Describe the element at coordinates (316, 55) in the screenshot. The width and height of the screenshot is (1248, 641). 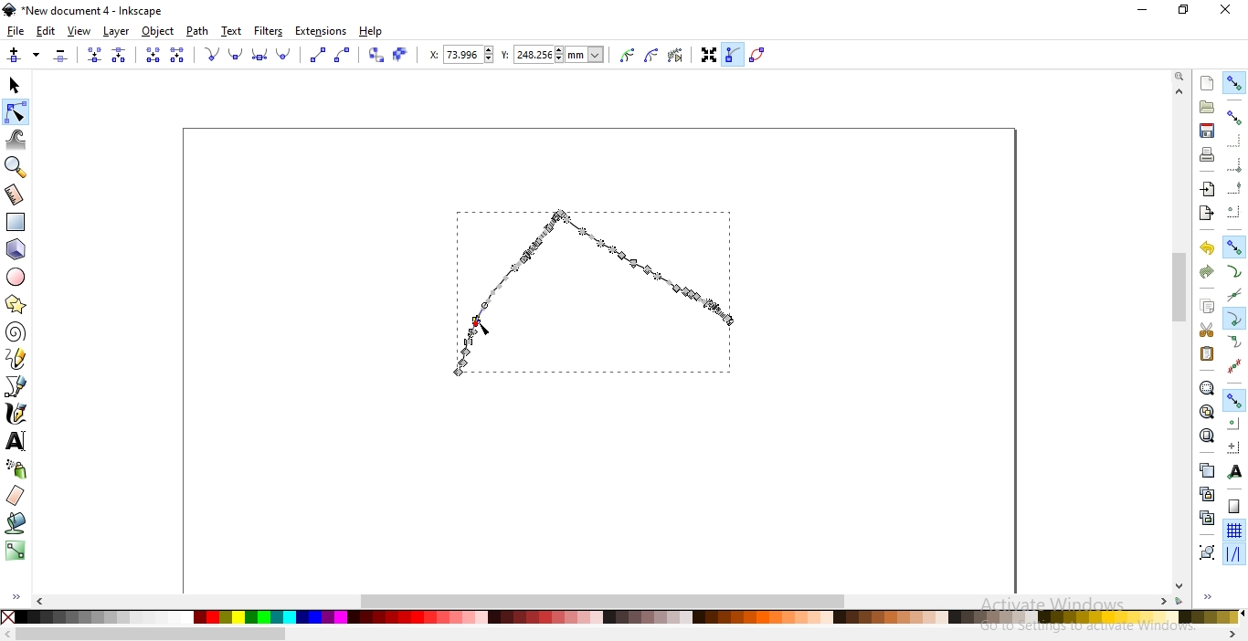
I see `make selected segments lines` at that location.